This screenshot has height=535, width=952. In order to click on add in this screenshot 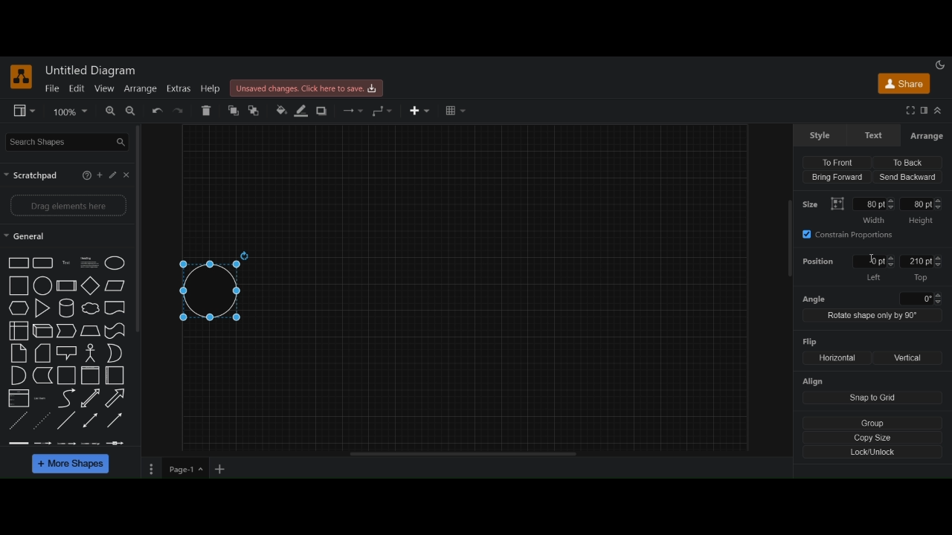, I will do `click(101, 175)`.